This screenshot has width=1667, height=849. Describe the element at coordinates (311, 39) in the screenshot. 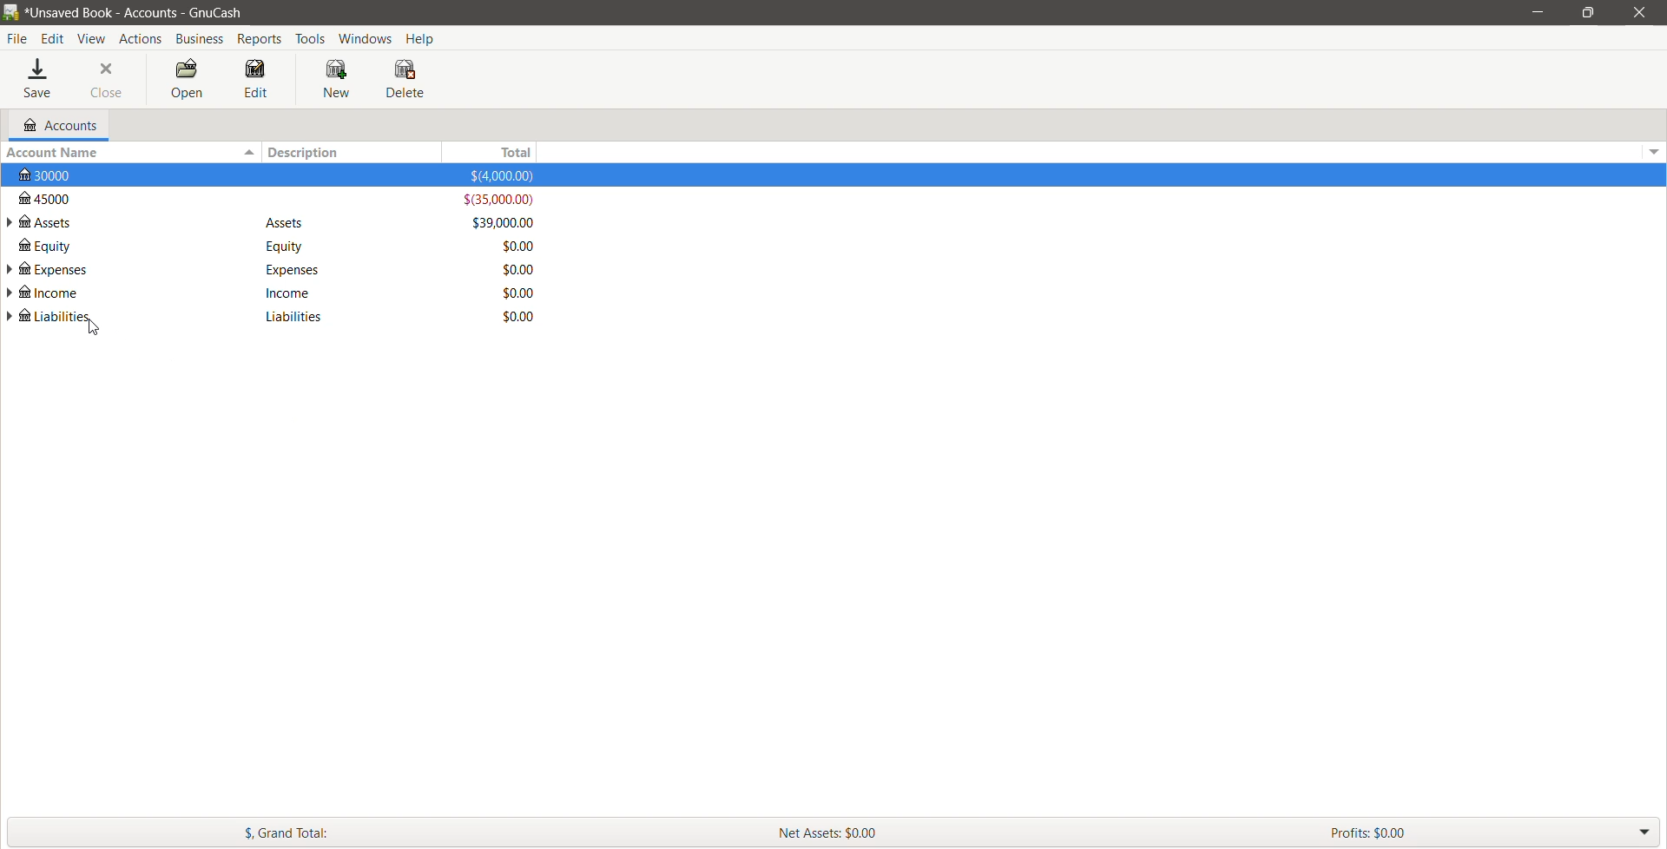

I see `Tools` at that location.